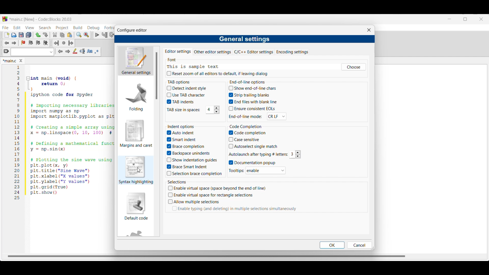  What do you see at coordinates (369, 30) in the screenshot?
I see `Close` at bounding box center [369, 30].